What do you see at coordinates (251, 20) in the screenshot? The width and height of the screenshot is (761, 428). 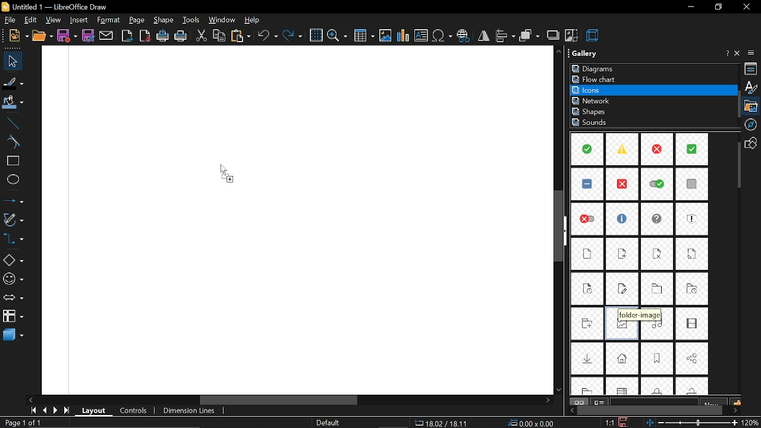 I see `help` at bounding box center [251, 20].